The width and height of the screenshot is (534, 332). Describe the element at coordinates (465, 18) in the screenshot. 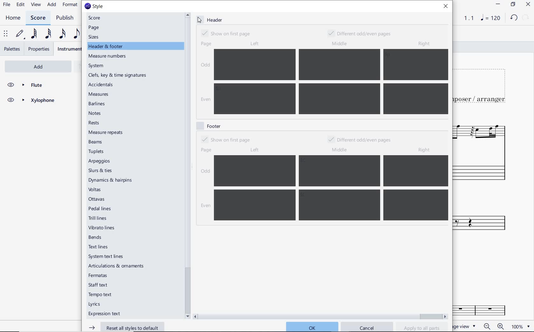

I see `PLAY TIME` at that location.